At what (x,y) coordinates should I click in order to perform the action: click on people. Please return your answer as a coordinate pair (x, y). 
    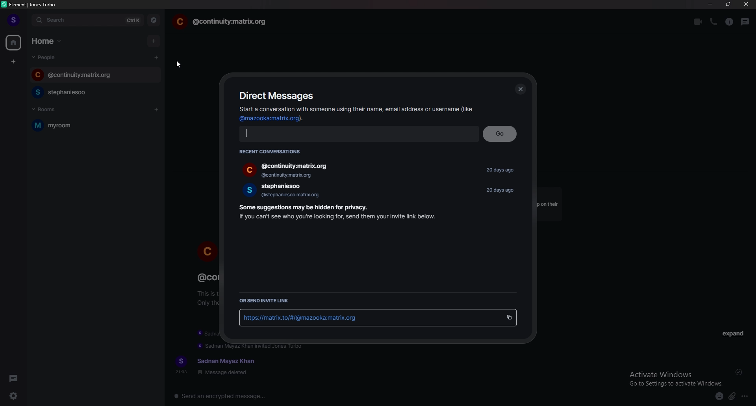
    Looking at the image, I should click on (384, 170).